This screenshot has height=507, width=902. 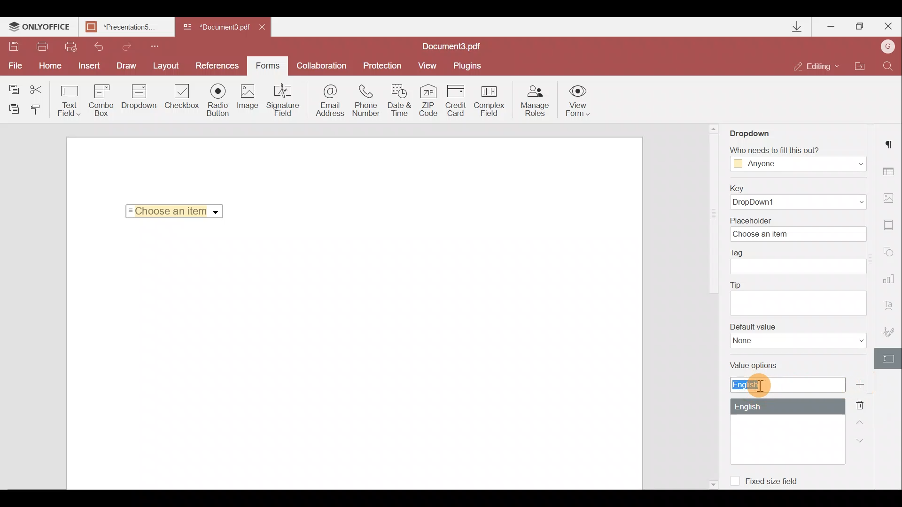 I want to click on Forms, so click(x=267, y=62).